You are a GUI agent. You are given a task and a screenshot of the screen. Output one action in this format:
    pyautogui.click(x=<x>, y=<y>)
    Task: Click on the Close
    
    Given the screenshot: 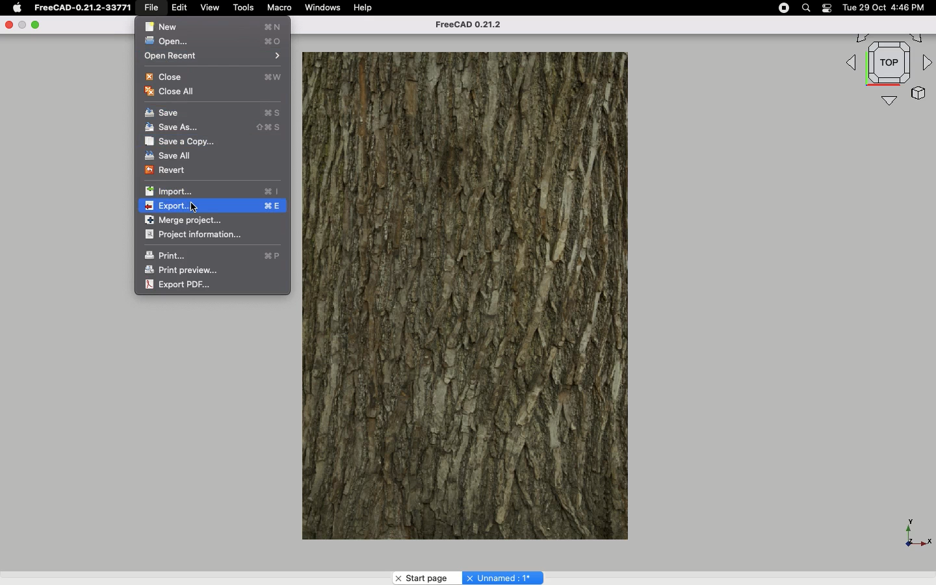 What is the action you would take?
    pyautogui.click(x=216, y=78)
    